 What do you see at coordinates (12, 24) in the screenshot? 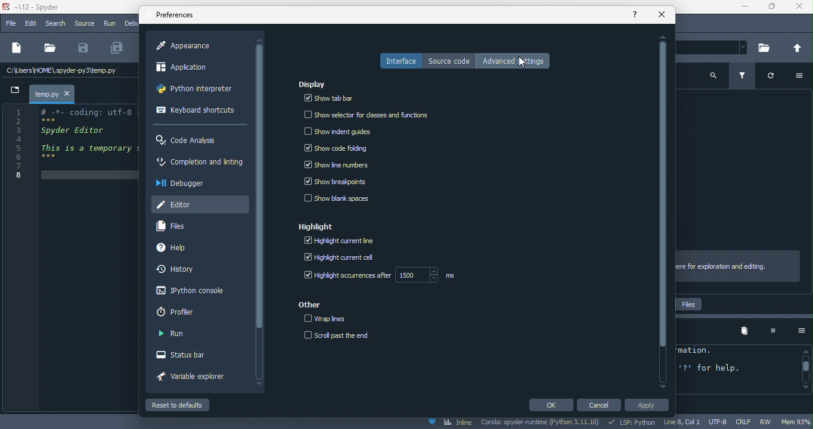
I see `file` at bounding box center [12, 24].